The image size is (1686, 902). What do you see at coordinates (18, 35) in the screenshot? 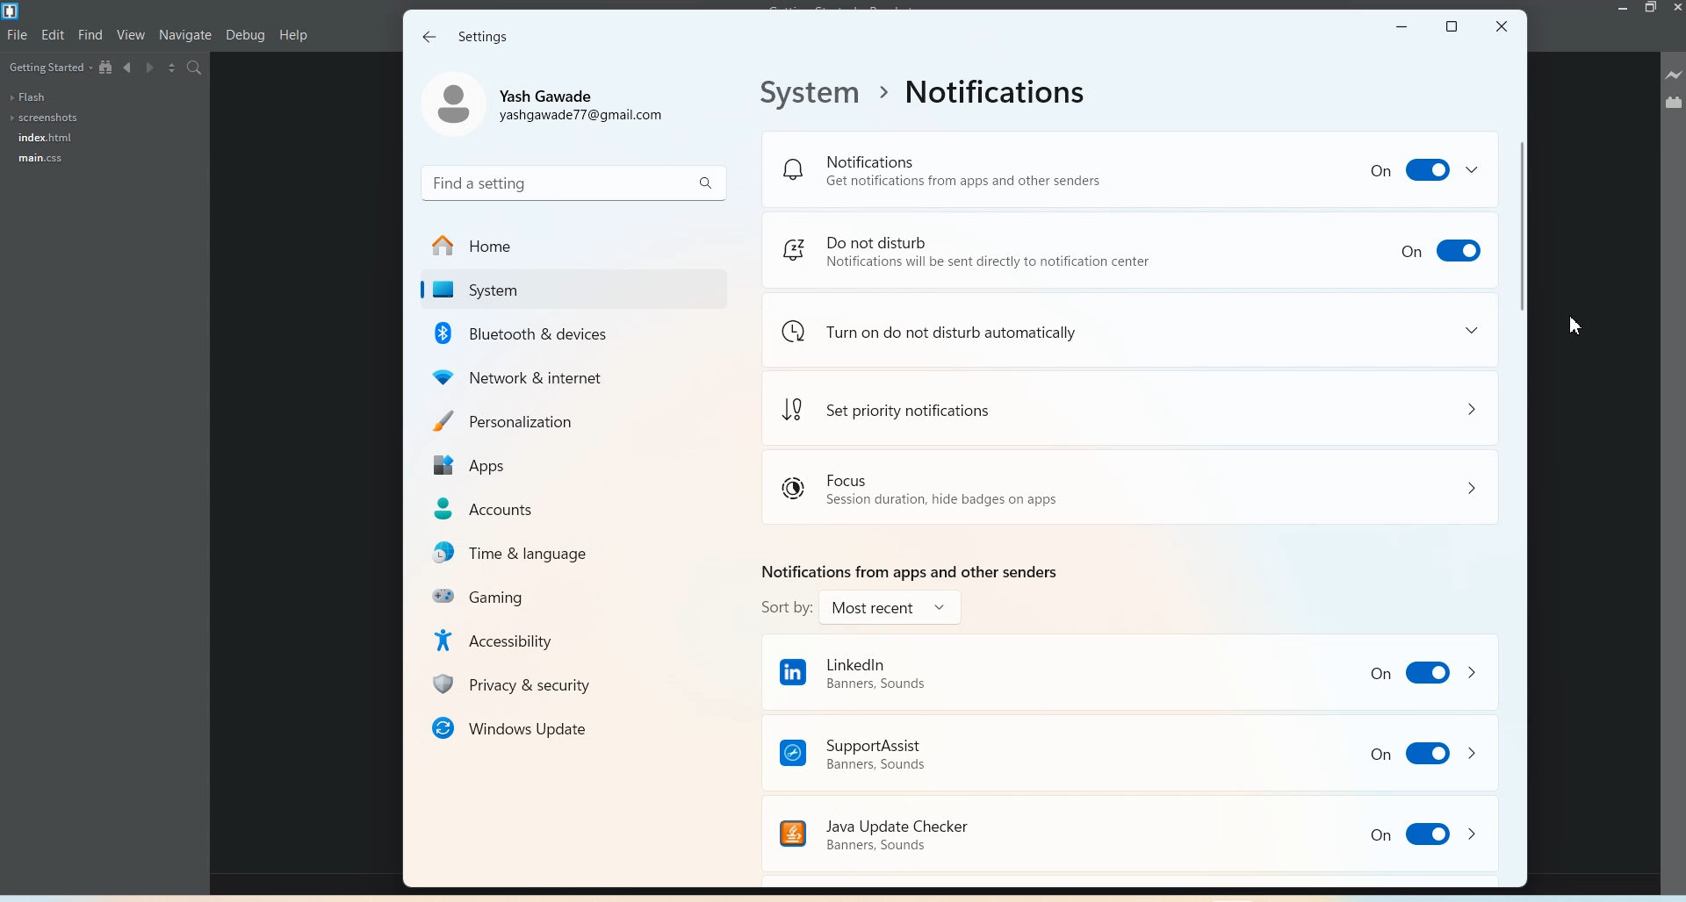
I see `File` at bounding box center [18, 35].